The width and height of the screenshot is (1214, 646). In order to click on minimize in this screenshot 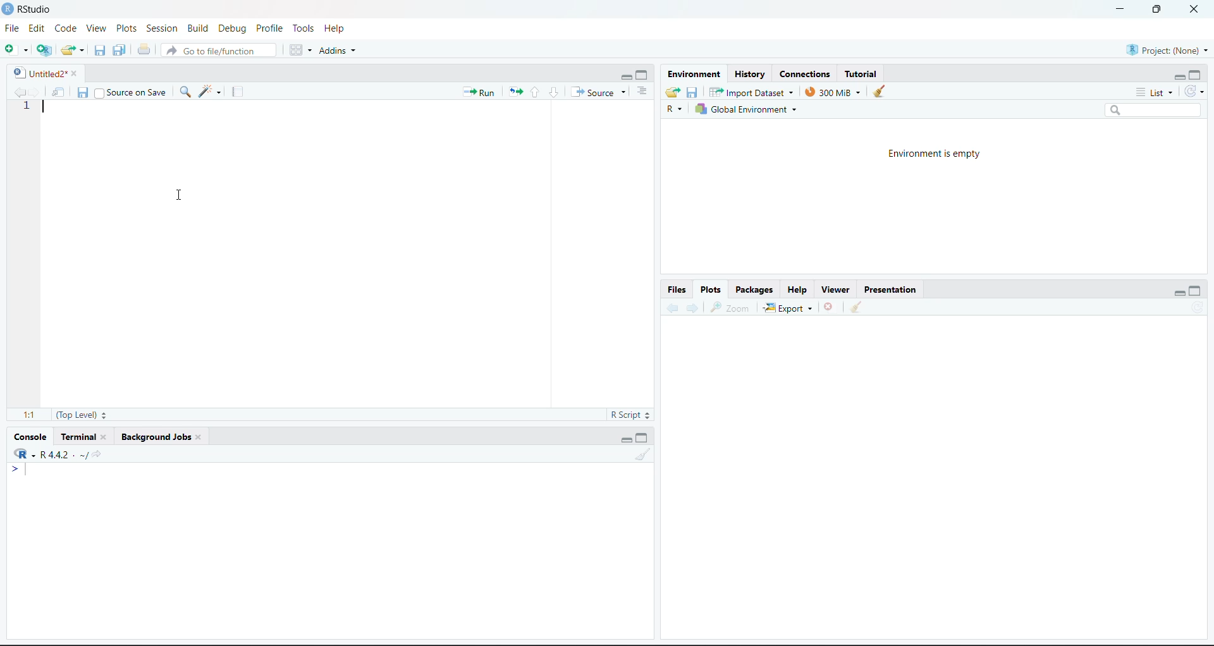, I will do `click(1116, 9)`.